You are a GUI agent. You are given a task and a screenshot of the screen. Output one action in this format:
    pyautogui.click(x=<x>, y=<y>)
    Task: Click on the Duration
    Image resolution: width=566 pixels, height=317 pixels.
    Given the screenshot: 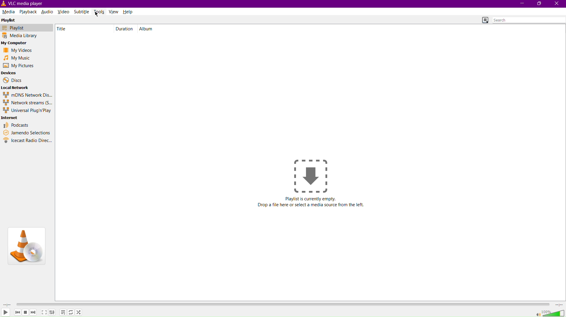 What is the action you would take?
    pyautogui.click(x=124, y=29)
    